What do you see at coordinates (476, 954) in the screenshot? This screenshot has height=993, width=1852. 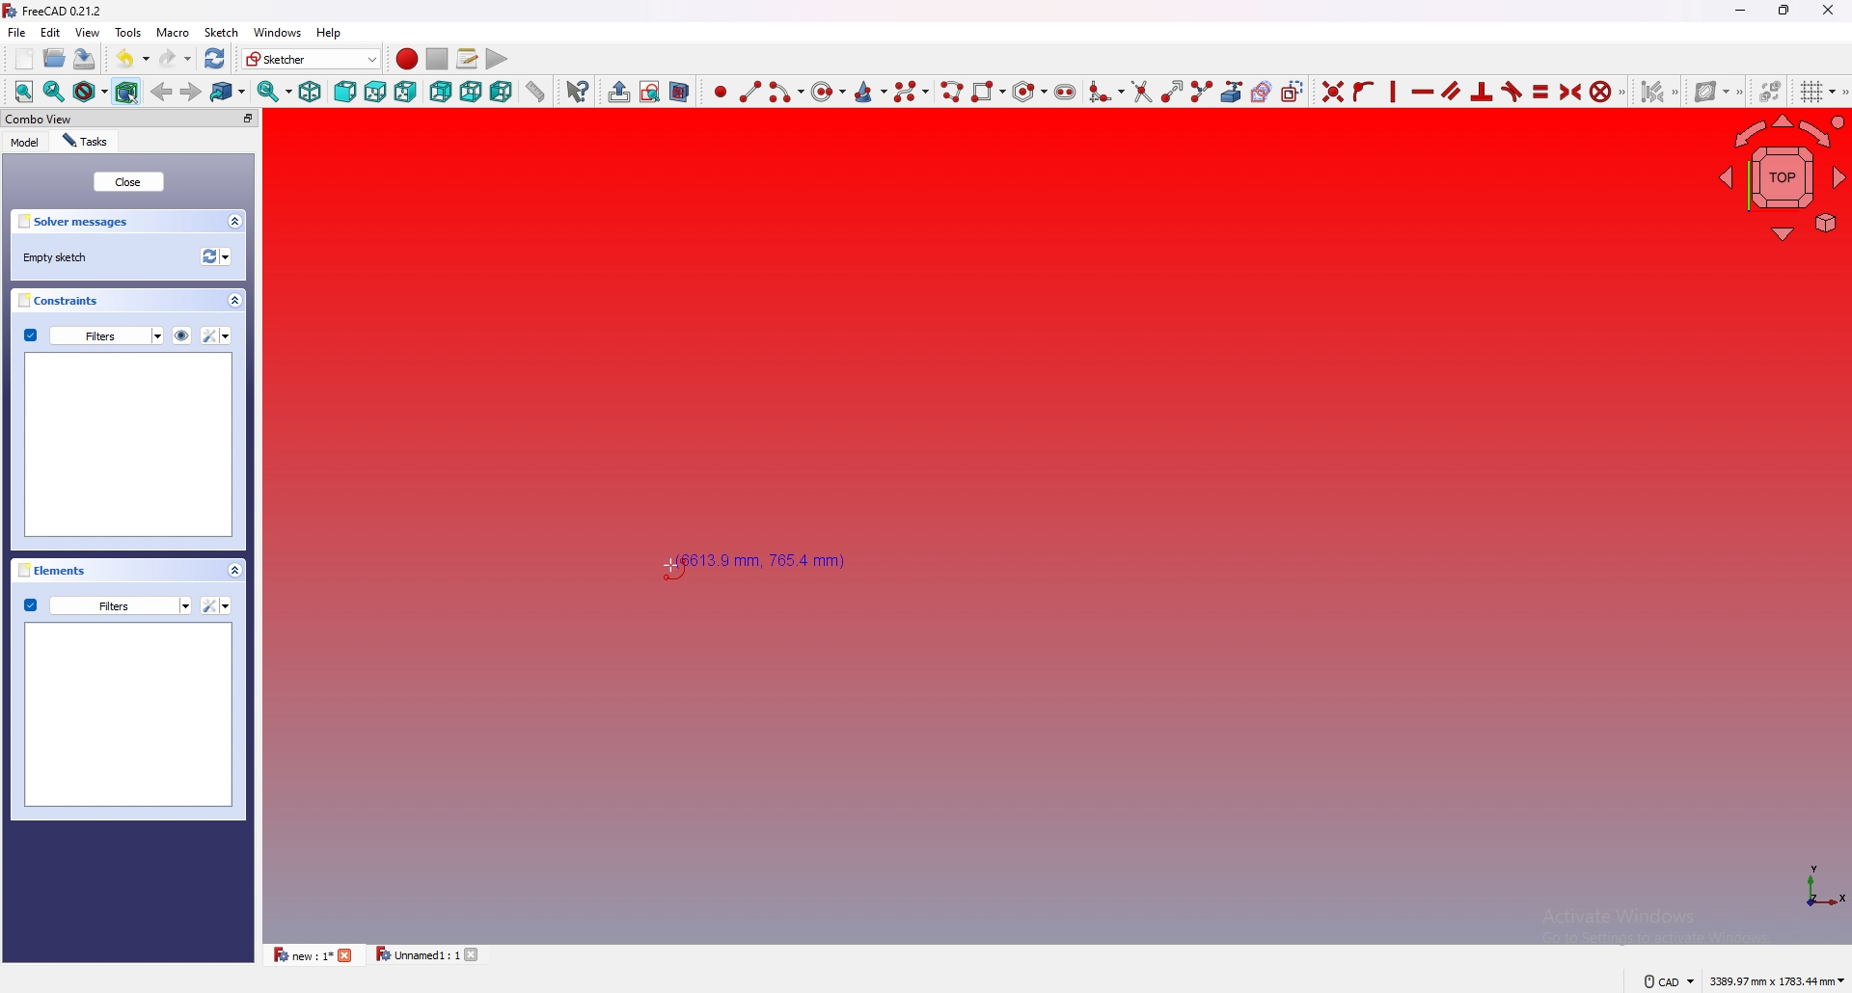 I see `close` at bounding box center [476, 954].